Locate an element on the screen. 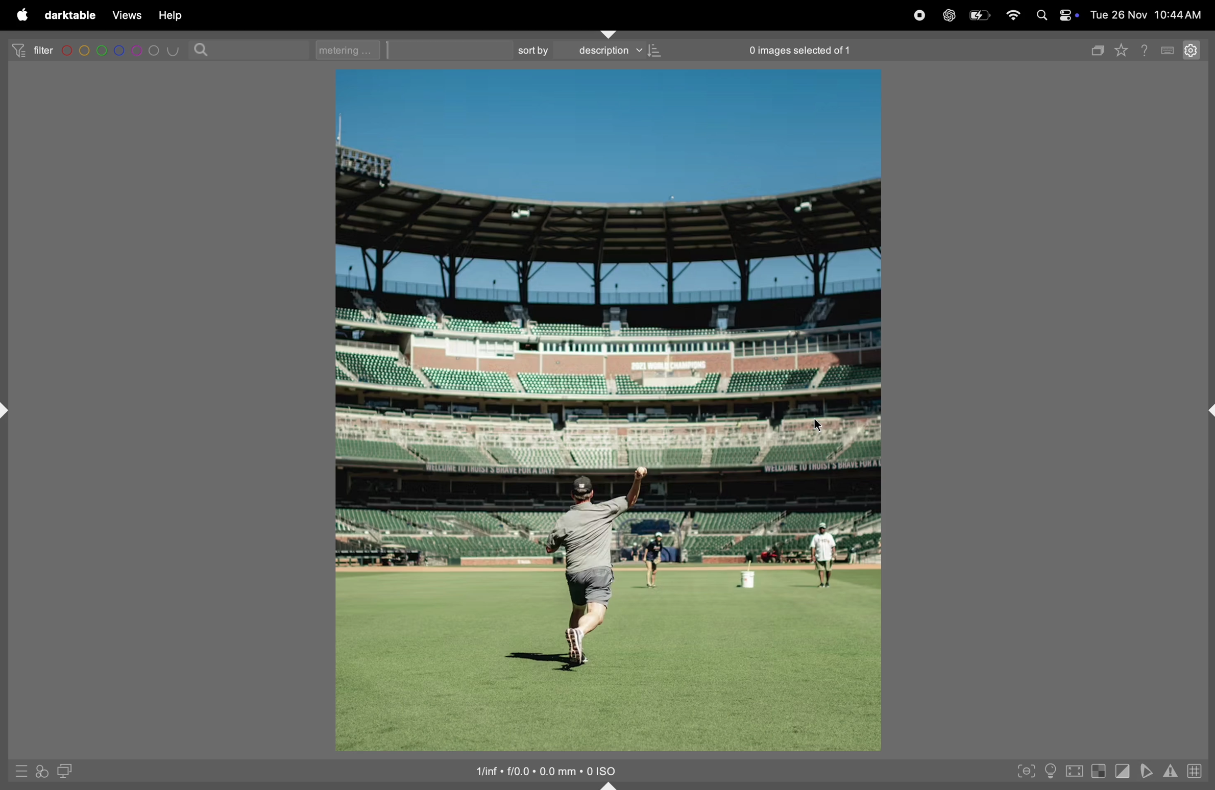  chatgpt is located at coordinates (947, 15).